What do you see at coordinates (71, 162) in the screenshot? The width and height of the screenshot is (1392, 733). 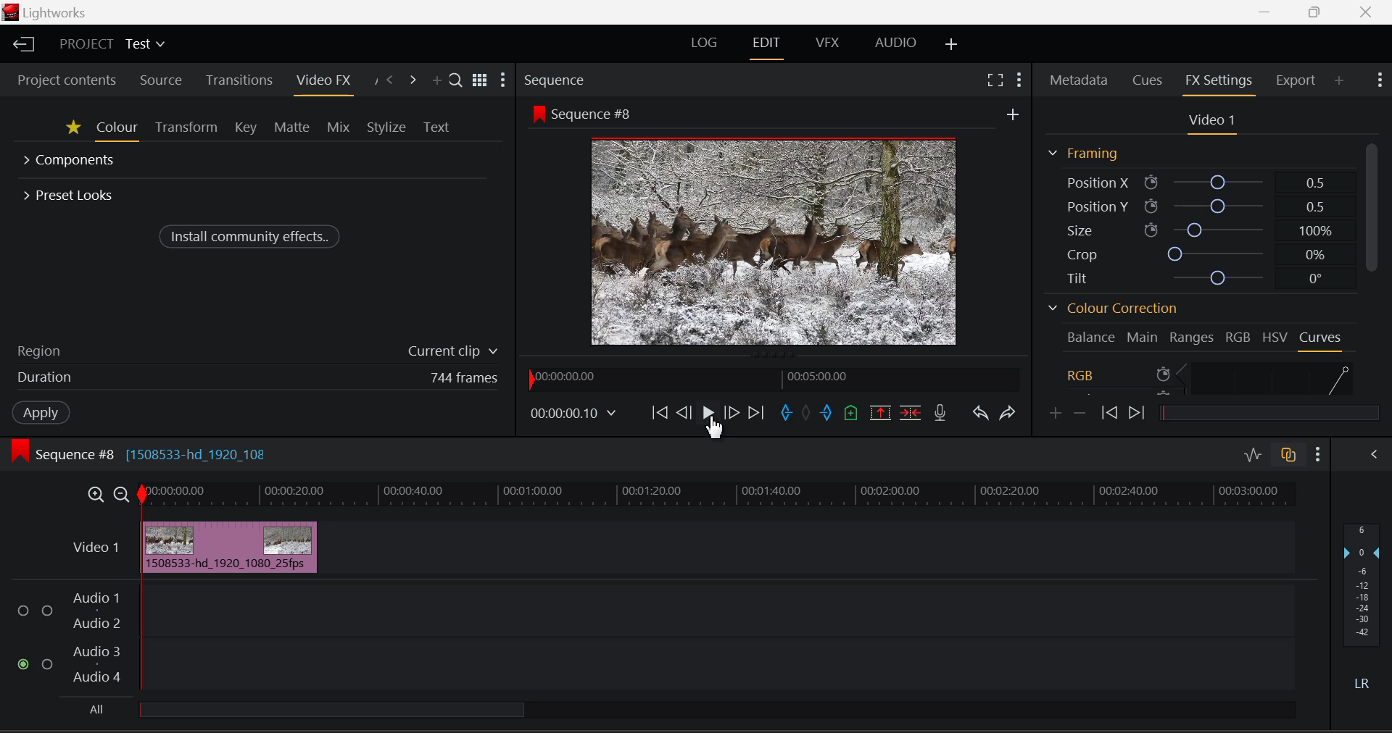 I see `Components Section` at bounding box center [71, 162].